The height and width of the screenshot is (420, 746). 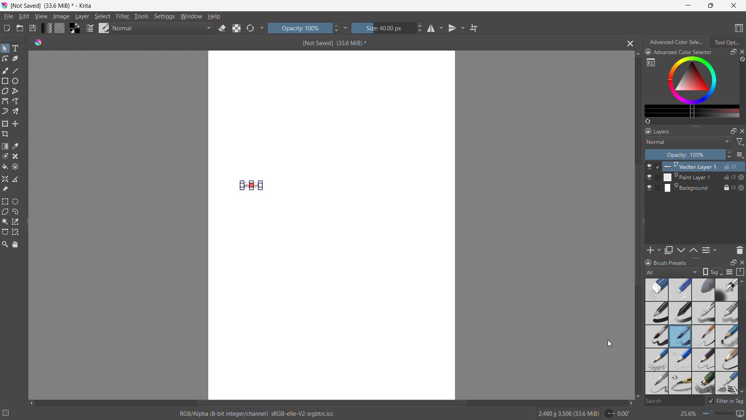 What do you see at coordinates (46, 28) in the screenshot?
I see `fill gradients` at bounding box center [46, 28].